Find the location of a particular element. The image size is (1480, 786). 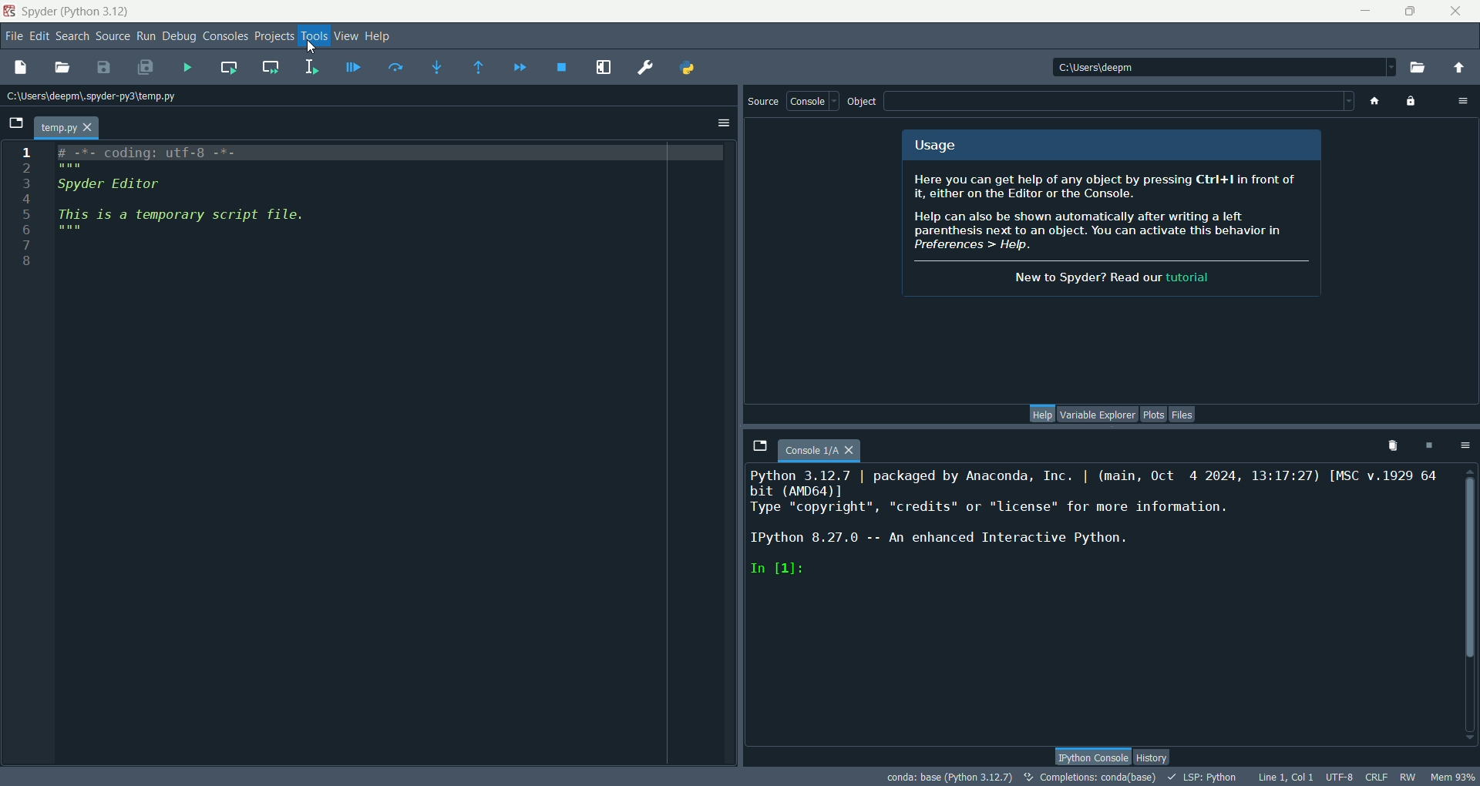

LSP:python is located at coordinates (1206, 778).